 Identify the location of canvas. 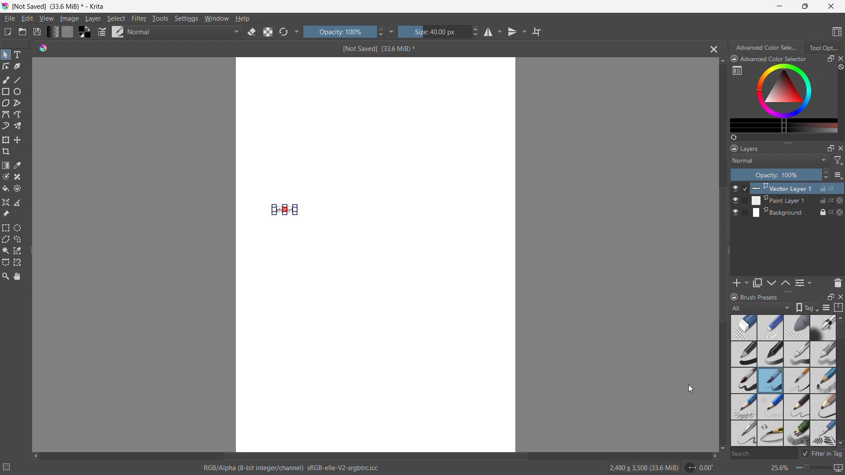
(376, 128).